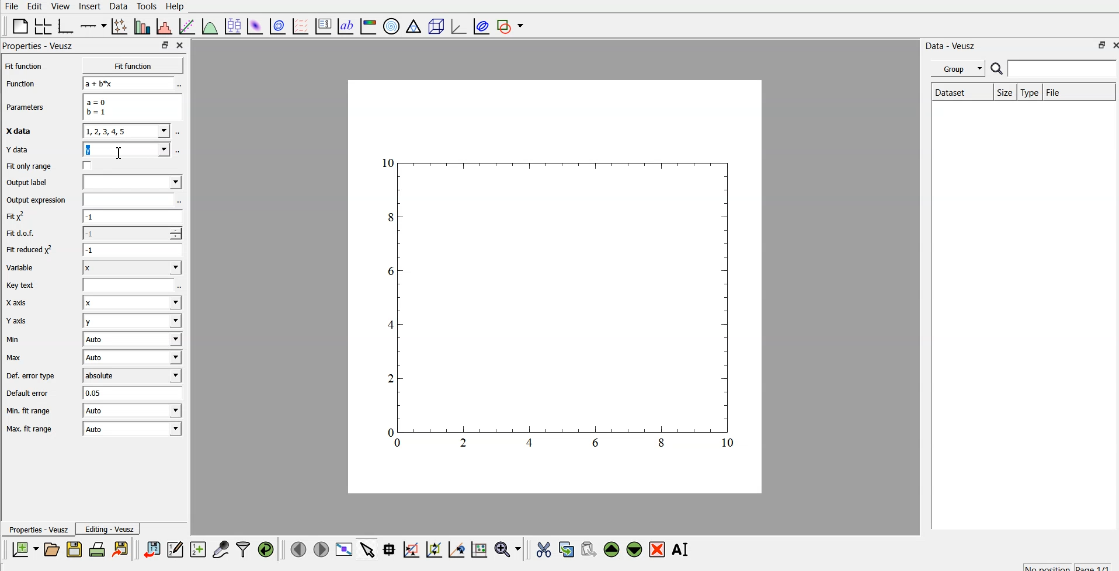 The image size is (1119, 571). What do you see at coordinates (133, 182) in the screenshot?
I see `input label` at bounding box center [133, 182].